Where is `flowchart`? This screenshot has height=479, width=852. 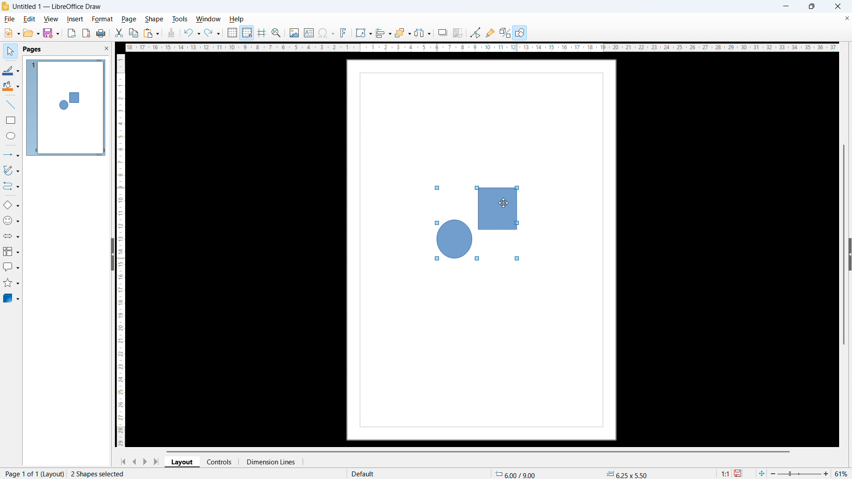
flowchart is located at coordinates (10, 252).